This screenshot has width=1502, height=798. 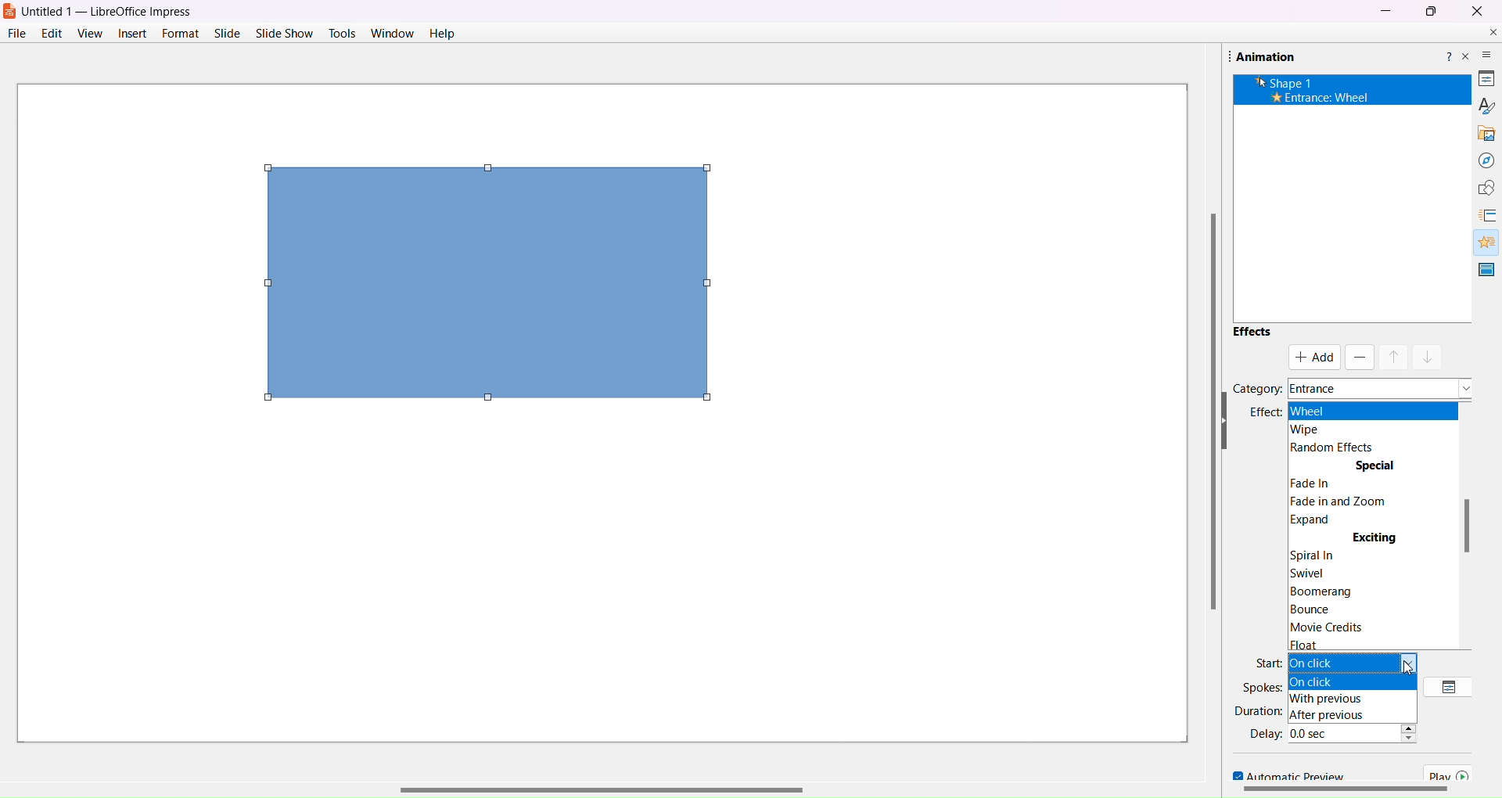 I want to click on Navigator, so click(x=1480, y=160).